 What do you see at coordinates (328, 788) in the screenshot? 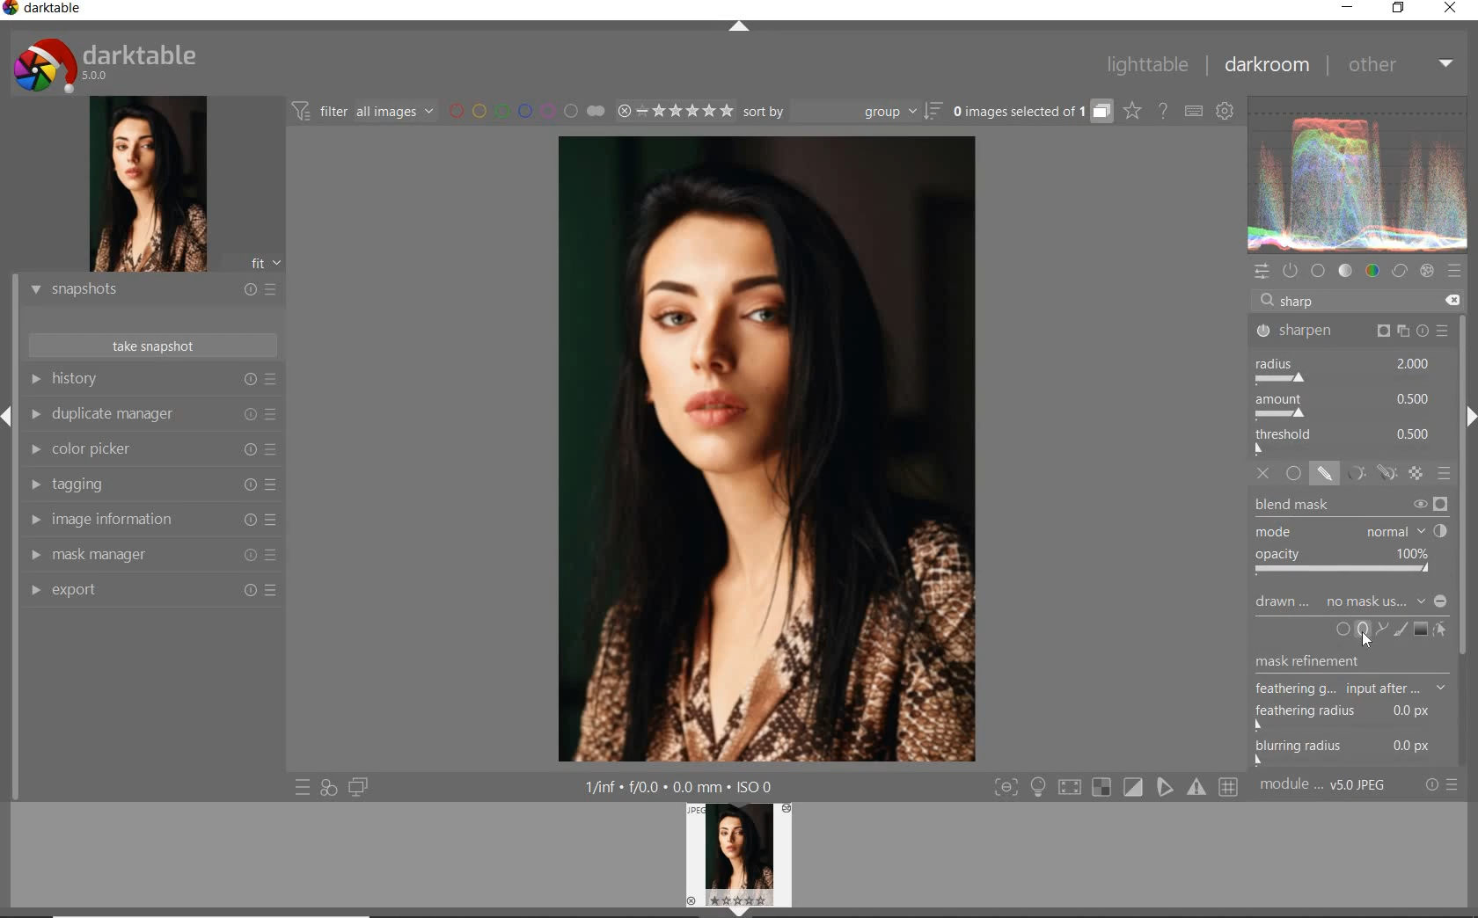
I see `quick access for applying any of your styles` at bounding box center [328, 788].